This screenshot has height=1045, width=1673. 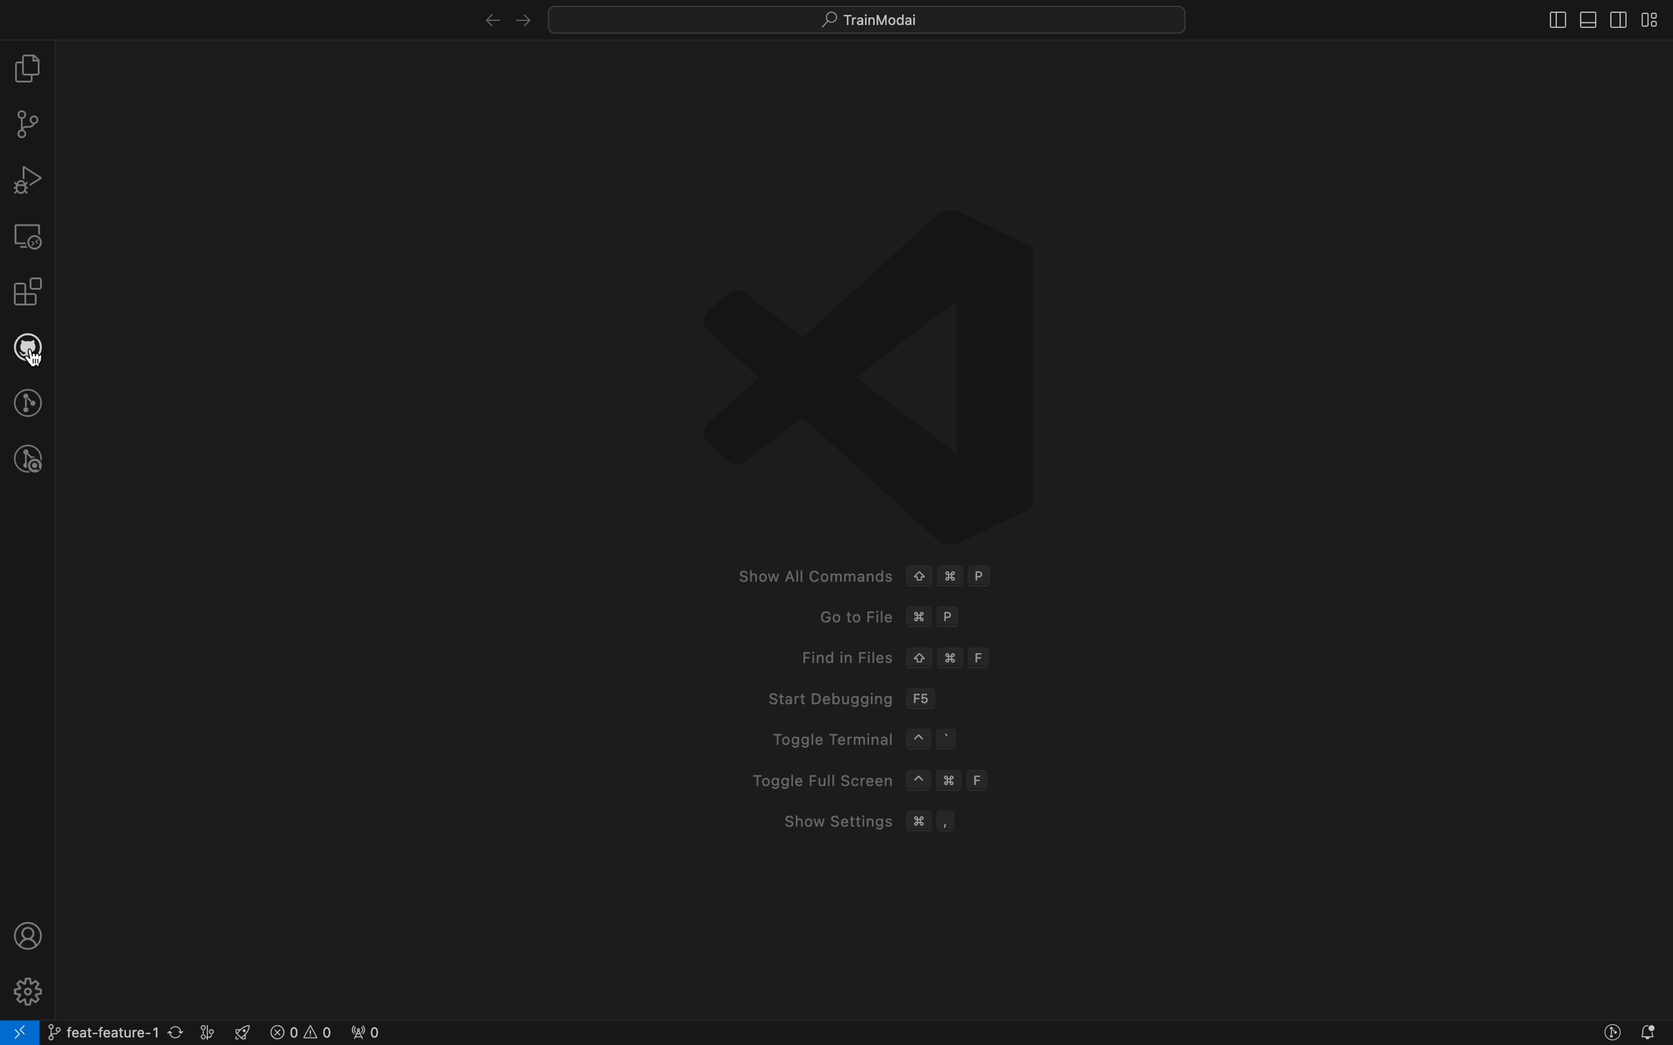 What do you see at coordinates (1538, 21) in the screenshot?
I see `toggle side bar` at bounding box center [1538, 21].